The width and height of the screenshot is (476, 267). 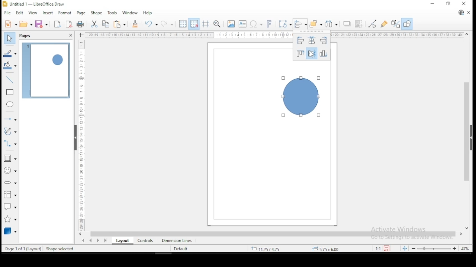 I want to click on insert line, so click(x=10, y=79).